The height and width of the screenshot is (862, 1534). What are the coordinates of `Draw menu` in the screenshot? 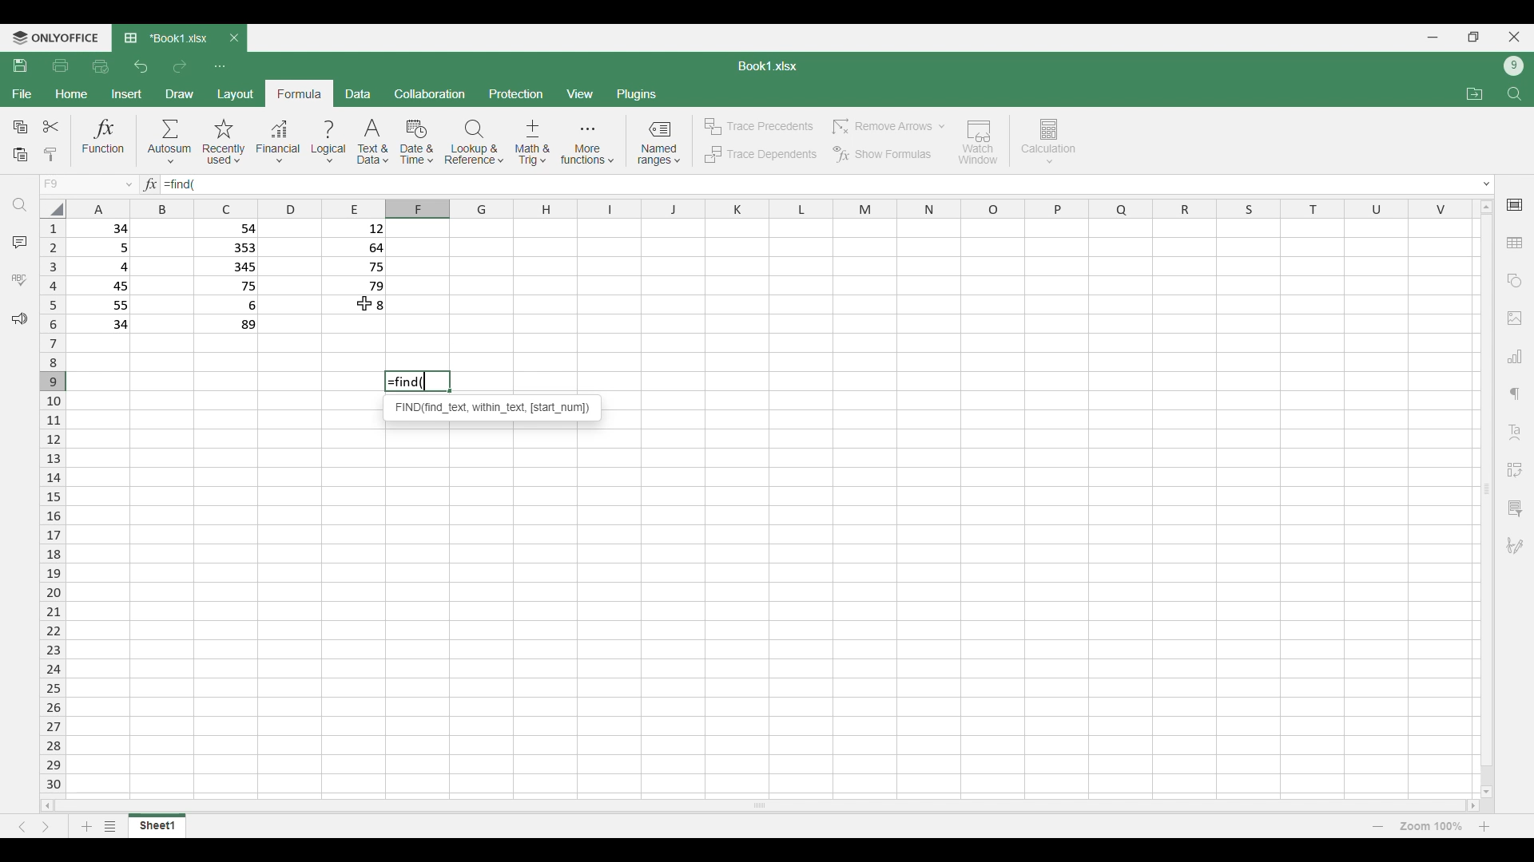 It's located at (179, 94).